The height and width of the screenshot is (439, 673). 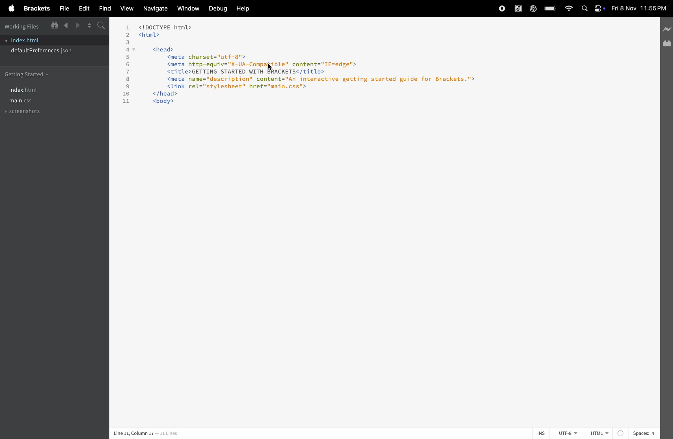 What do you see at coordinates (549, 8) in the screenshot?
I see `battery` at bounding box center [549, 8].